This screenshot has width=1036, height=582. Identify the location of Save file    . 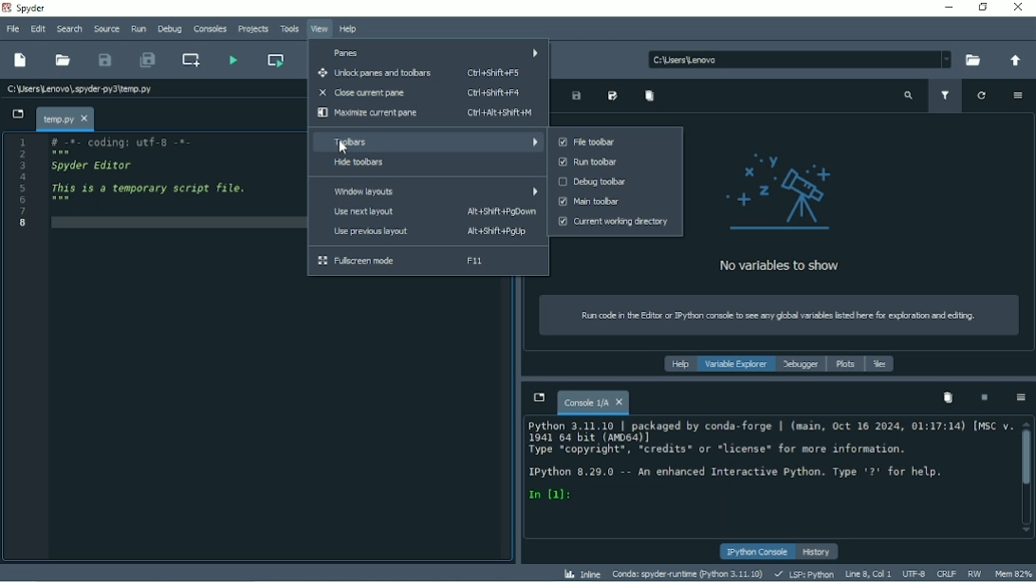
(105, 60).